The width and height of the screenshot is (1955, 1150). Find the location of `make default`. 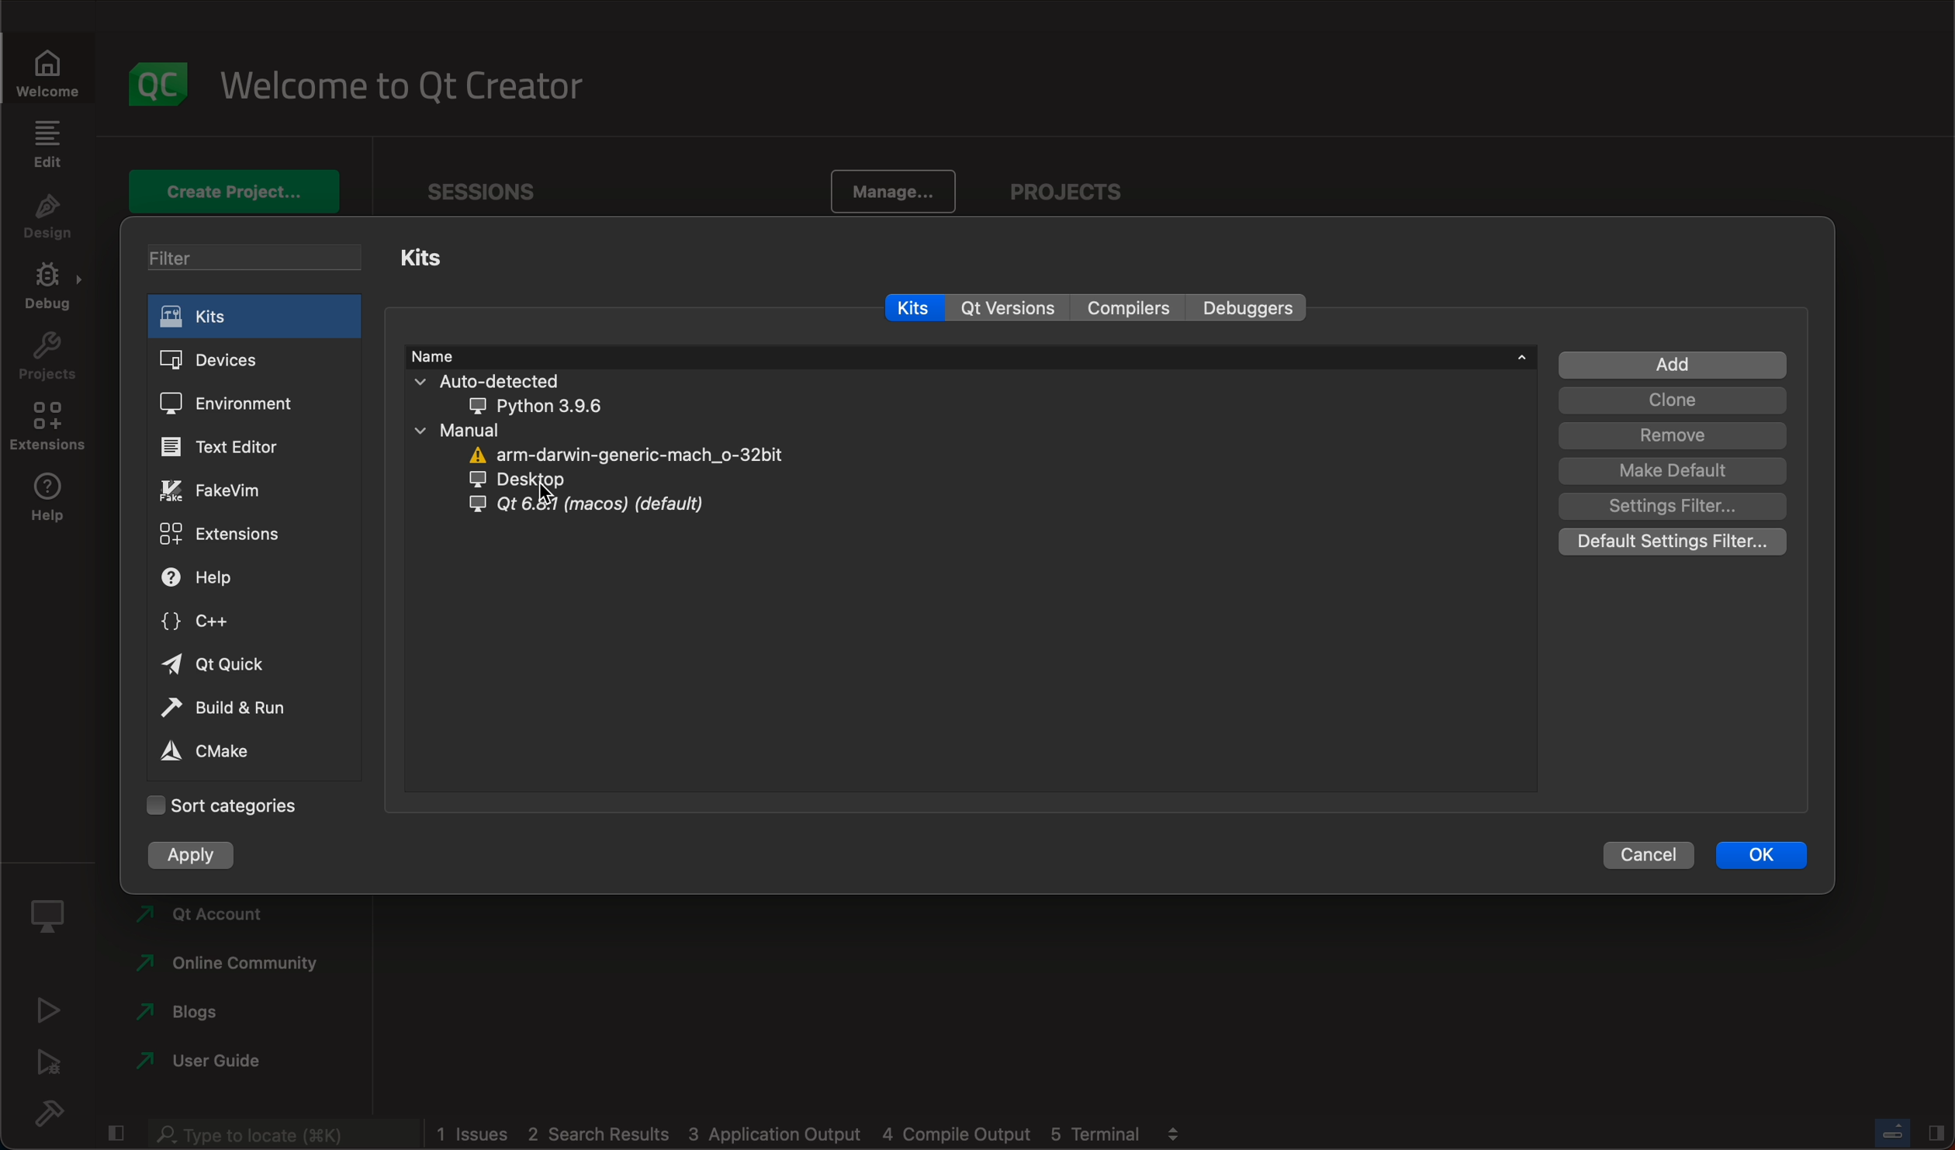

make default is located at coordinates (1668, 471).